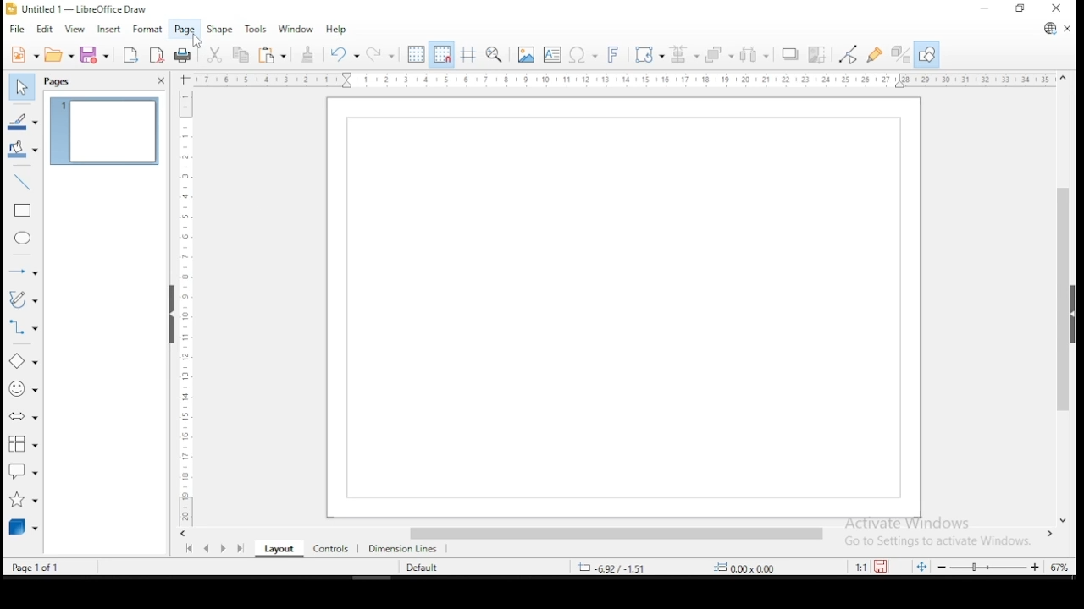 This screenshot has width=1084, height=609. Describe the element at coordinates (47, 30) in the screenshot. I see `edit` at that location.